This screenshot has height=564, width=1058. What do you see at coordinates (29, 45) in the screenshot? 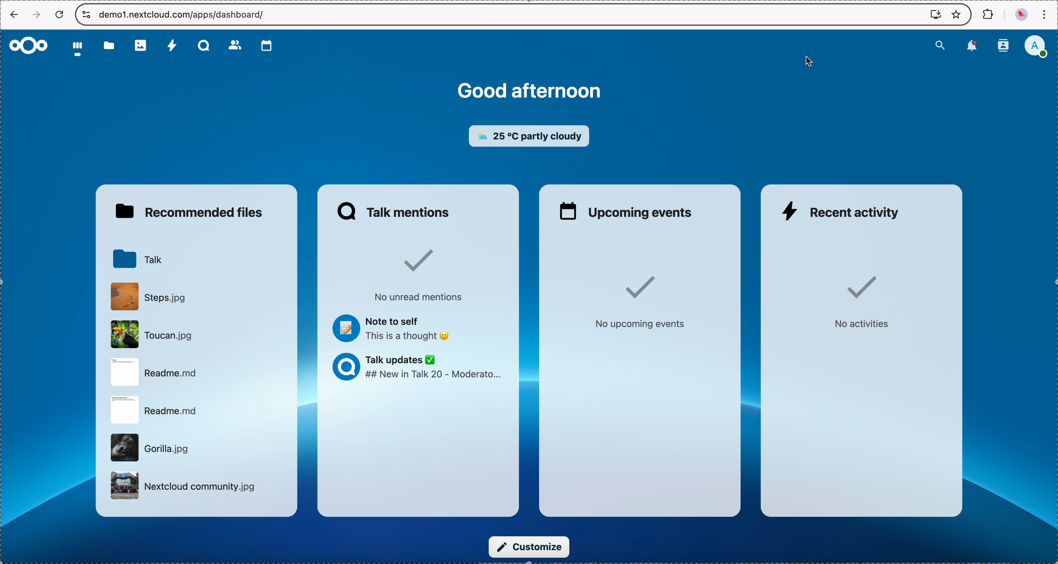
I see `Nextcloud` at bounding box center [29, 45].